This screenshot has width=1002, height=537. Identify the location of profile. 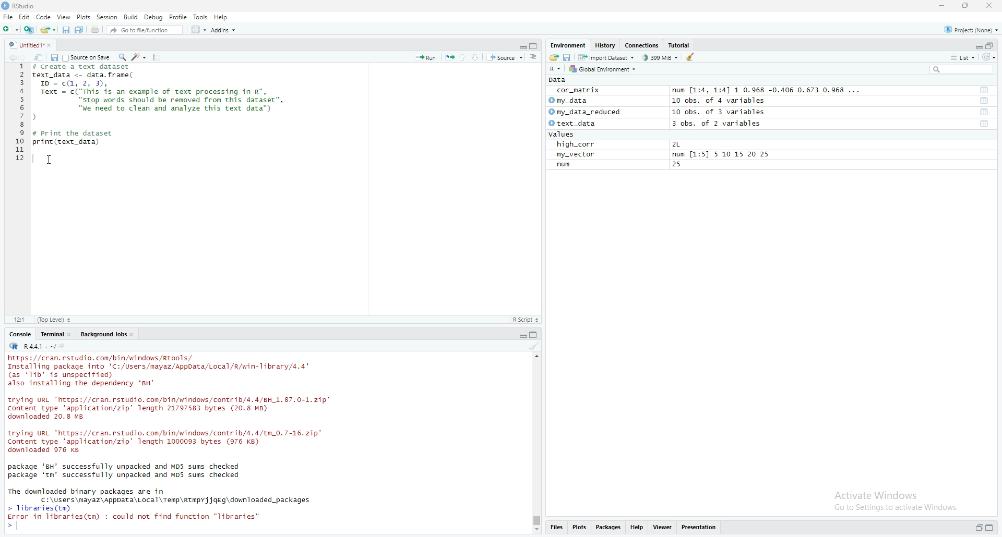
(180, 17).